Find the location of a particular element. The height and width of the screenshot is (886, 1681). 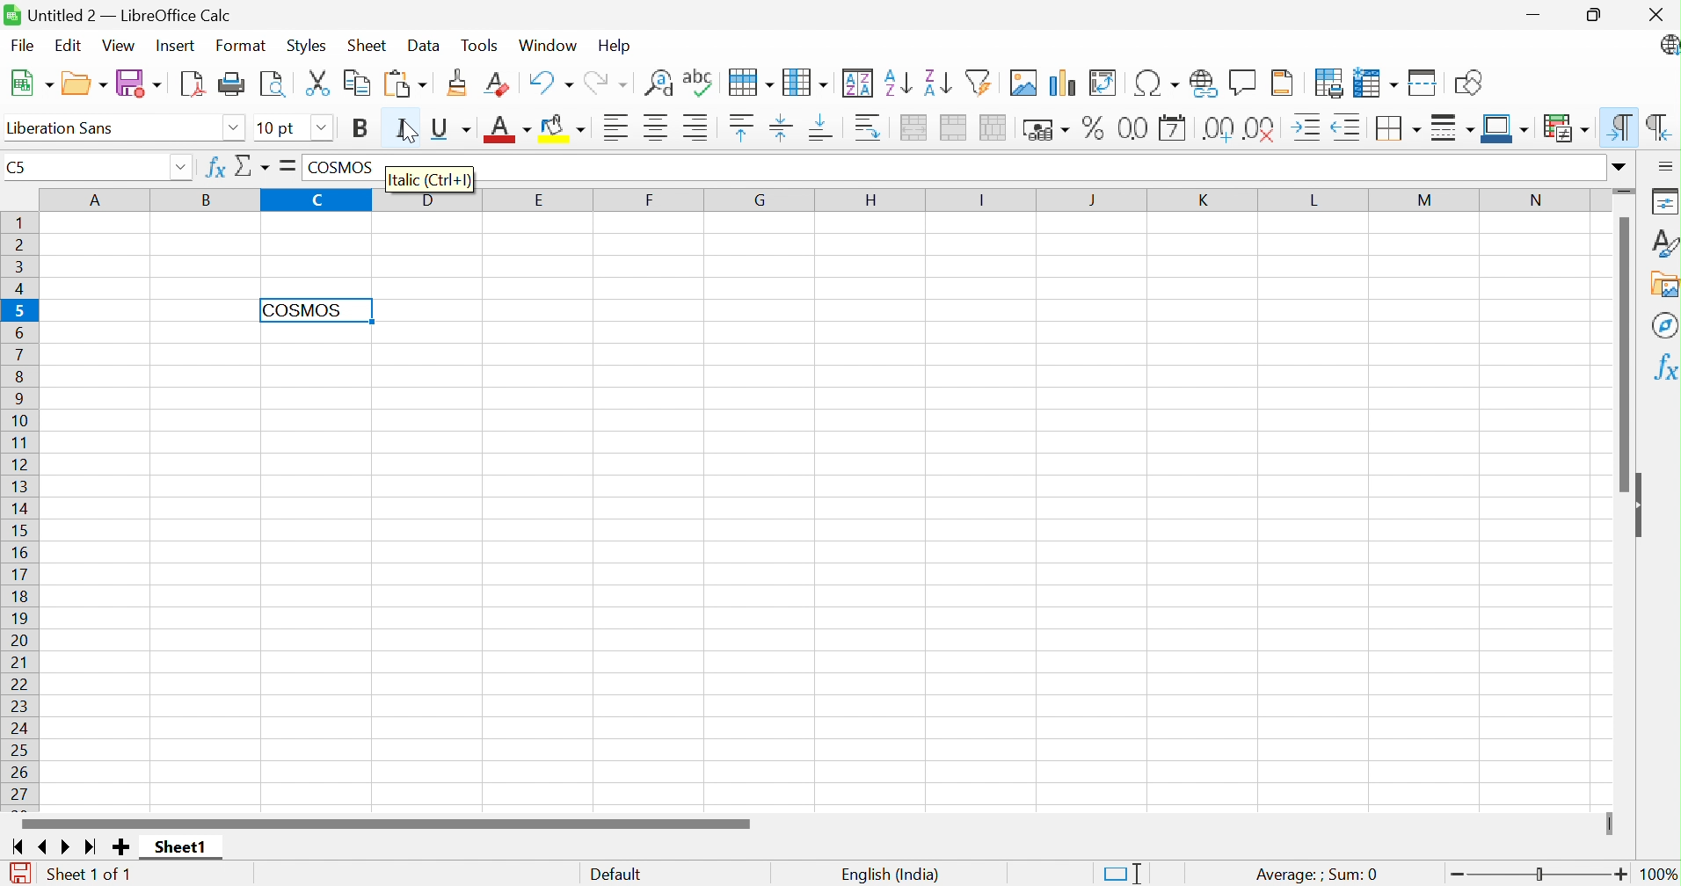

E9 is located at coordinates (85, 163).